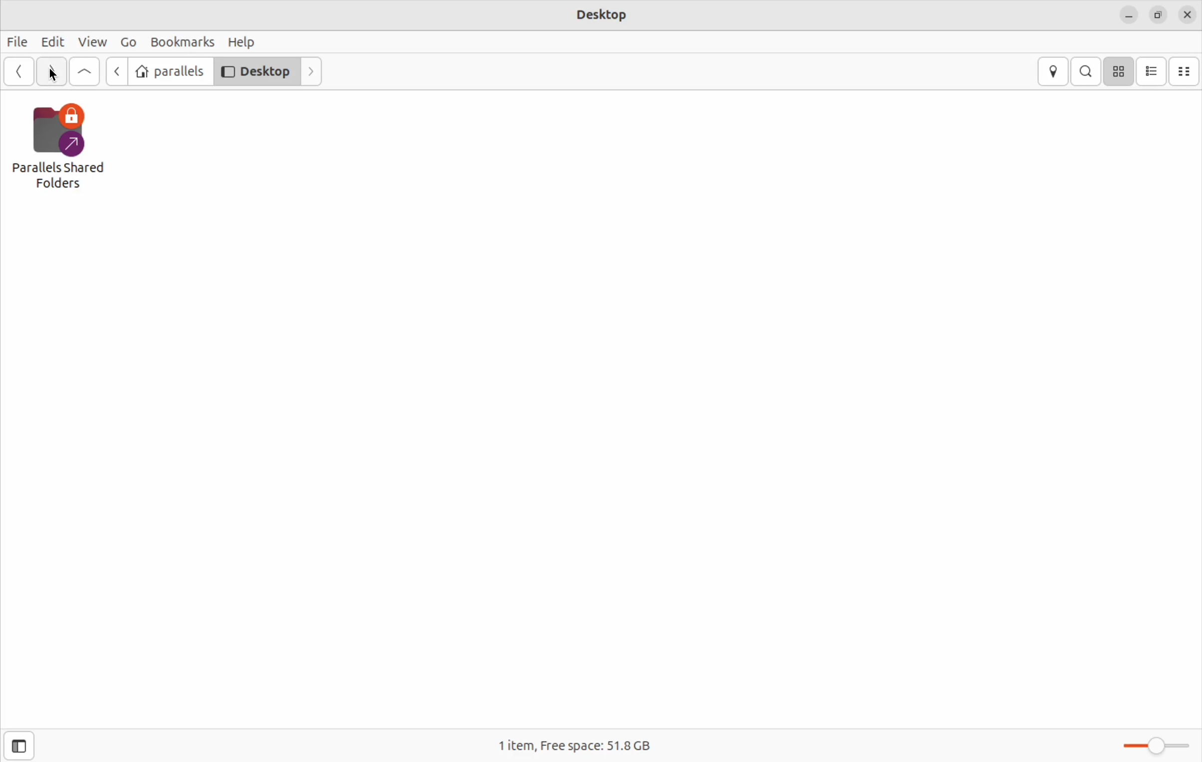  What do you see at coordinates (69, 142) in the screenshot?
I see `parallel spaced folders` at bounding box center [69, 142].